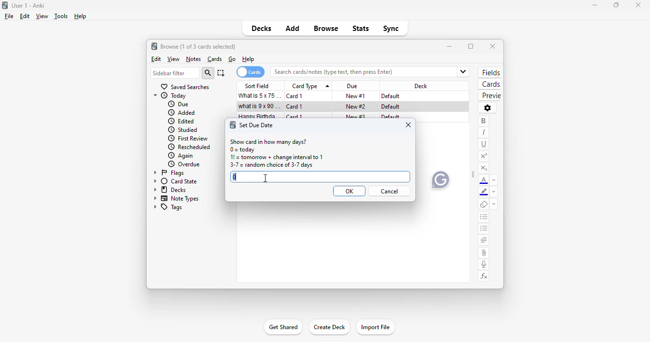  What do you see at coordinates (250, 72) in the screenshot?
I see `cards` at bounding box center [250, 72].